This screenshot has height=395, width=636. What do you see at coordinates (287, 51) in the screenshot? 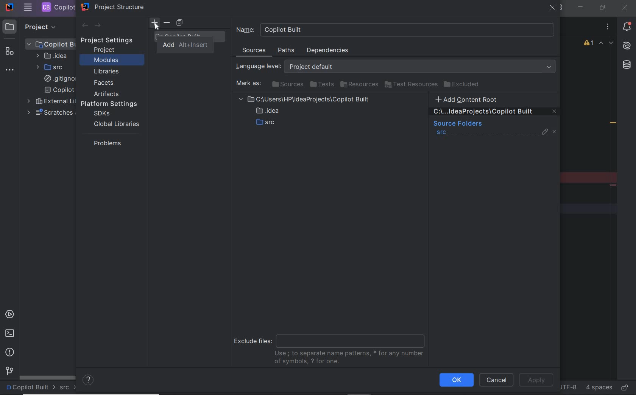
I see `paths` at bounding box center [287, 51].